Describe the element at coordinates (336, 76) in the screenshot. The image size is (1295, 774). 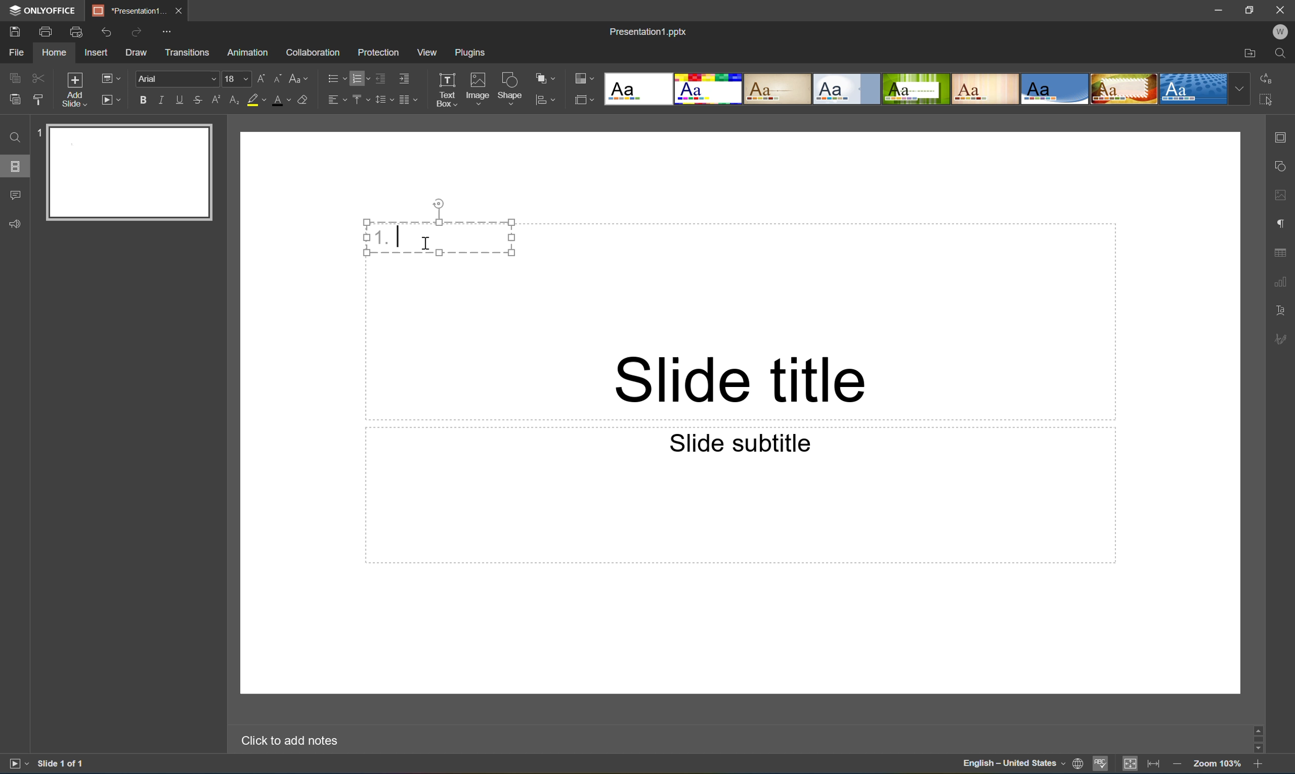
I see `Bullets` at that location.